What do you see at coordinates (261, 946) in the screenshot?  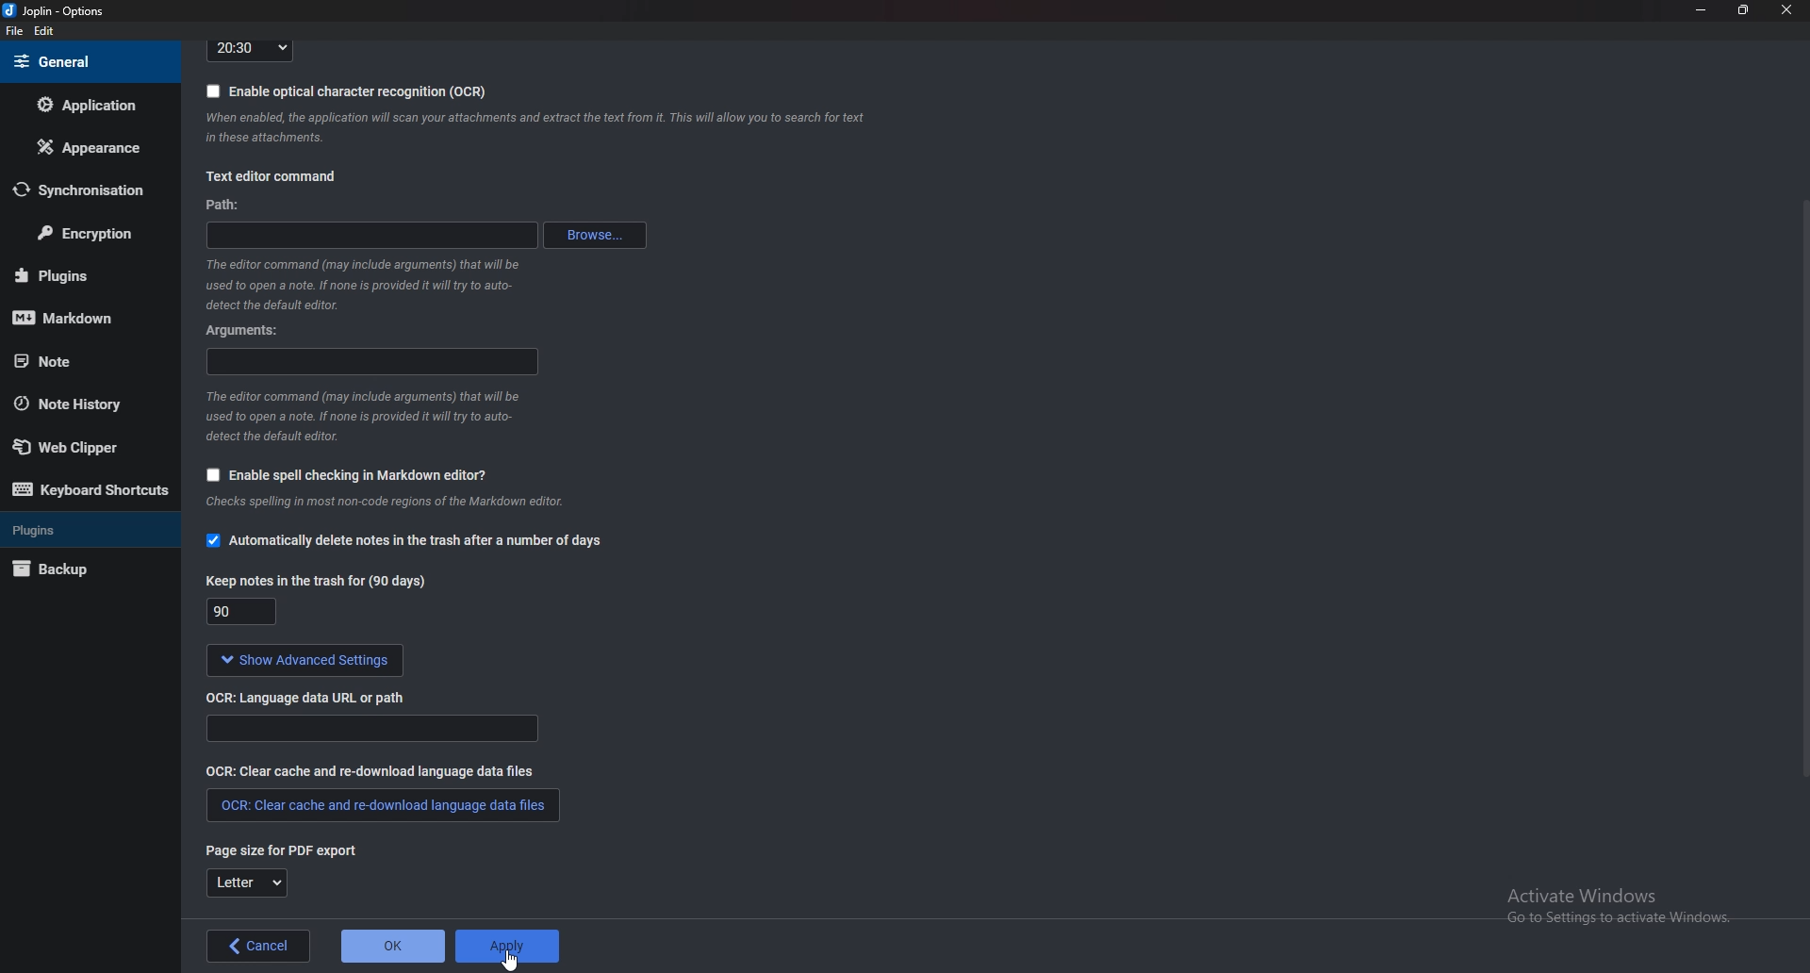 I see `back` at bounding box center [261, 946].